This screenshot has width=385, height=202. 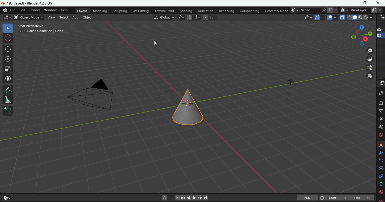 I want to click on Minimize, so click(x=351, y=3).